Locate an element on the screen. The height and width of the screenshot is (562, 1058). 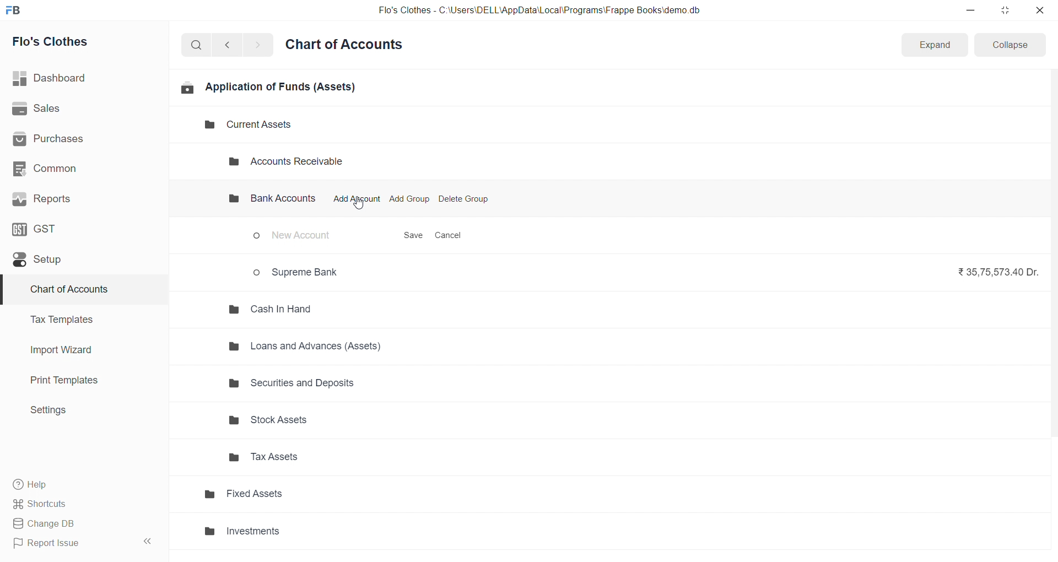
Investments is located at coordinates (303, 532).